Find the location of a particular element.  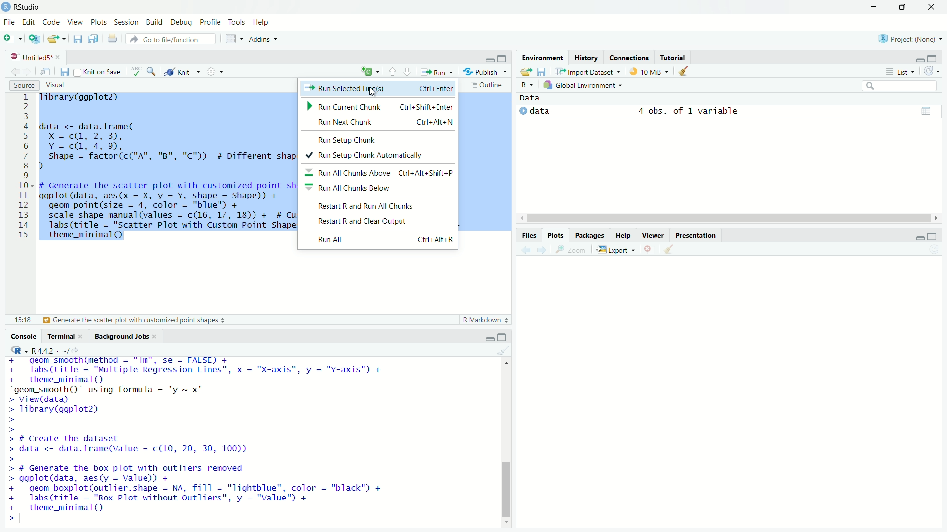

Outline is located at coordinates (487, 85).